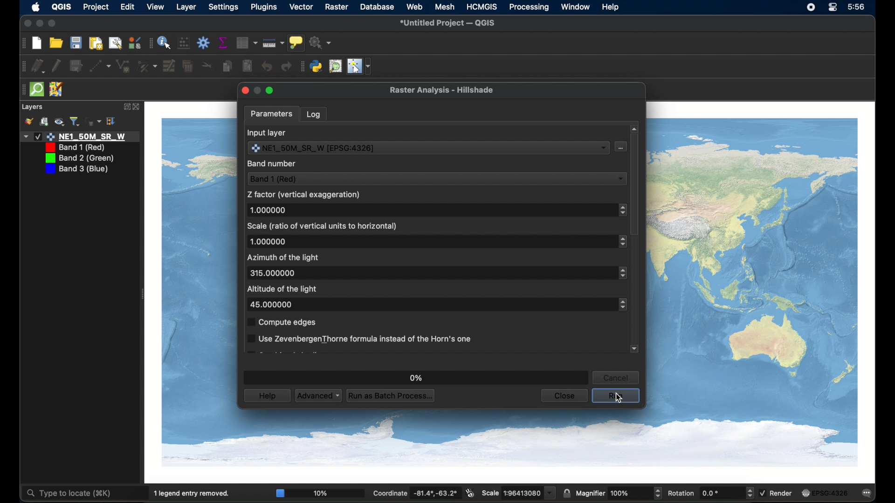 This screenshot has width=895, height=503. What do you see at coordinates (32, 107) in the screenshot?
I see `layers` at bounding box center [32, 107].